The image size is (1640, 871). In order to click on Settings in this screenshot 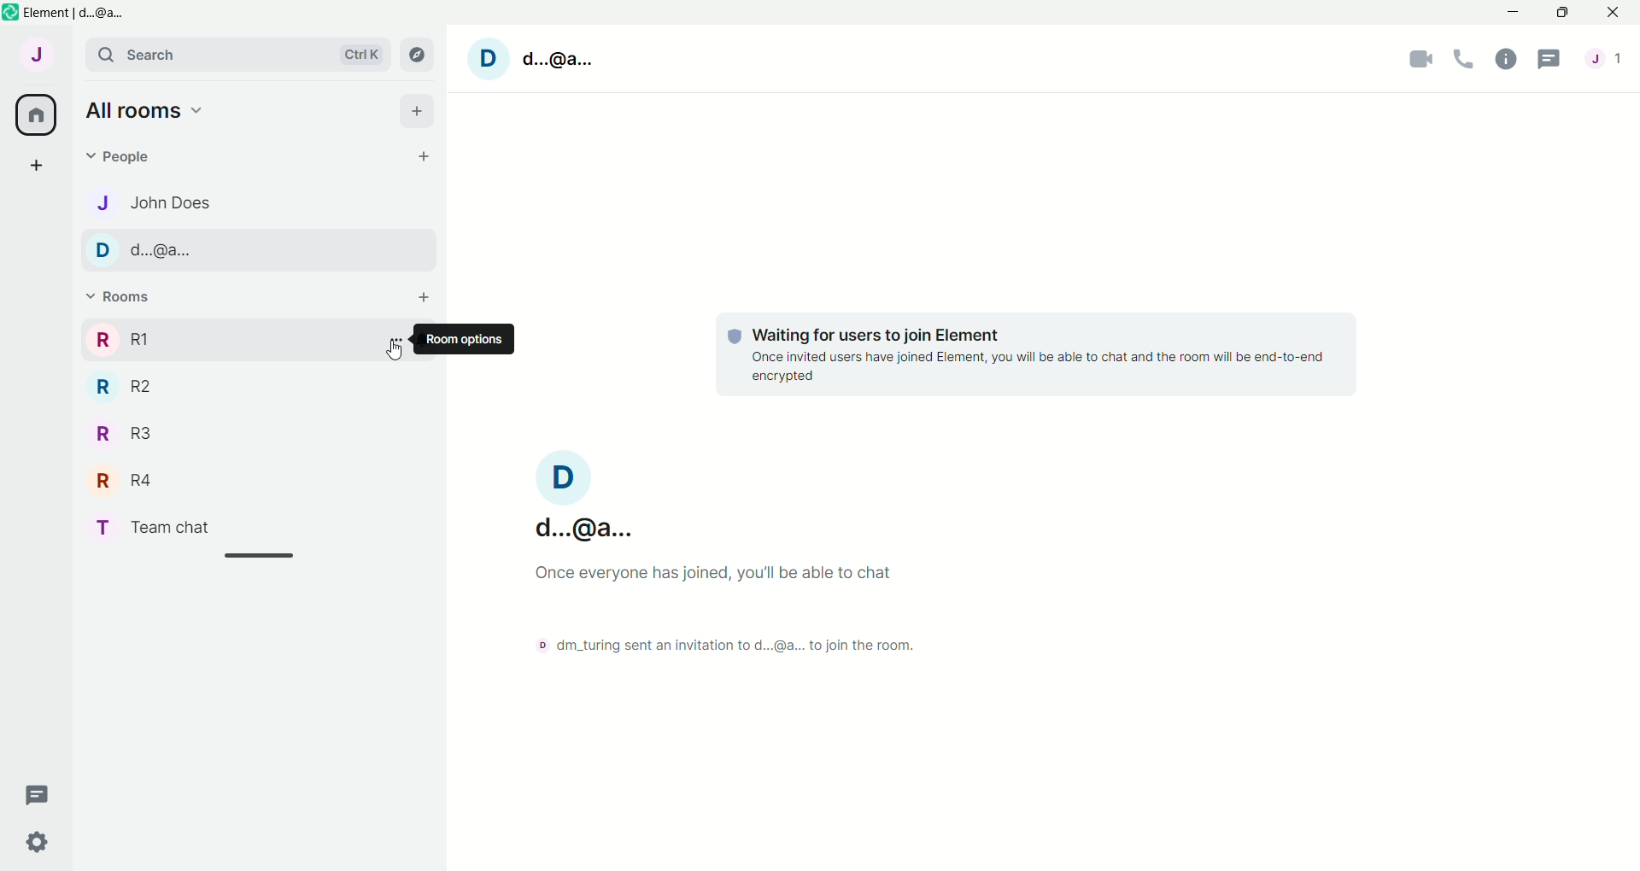, I will do `click(39, 842)`.